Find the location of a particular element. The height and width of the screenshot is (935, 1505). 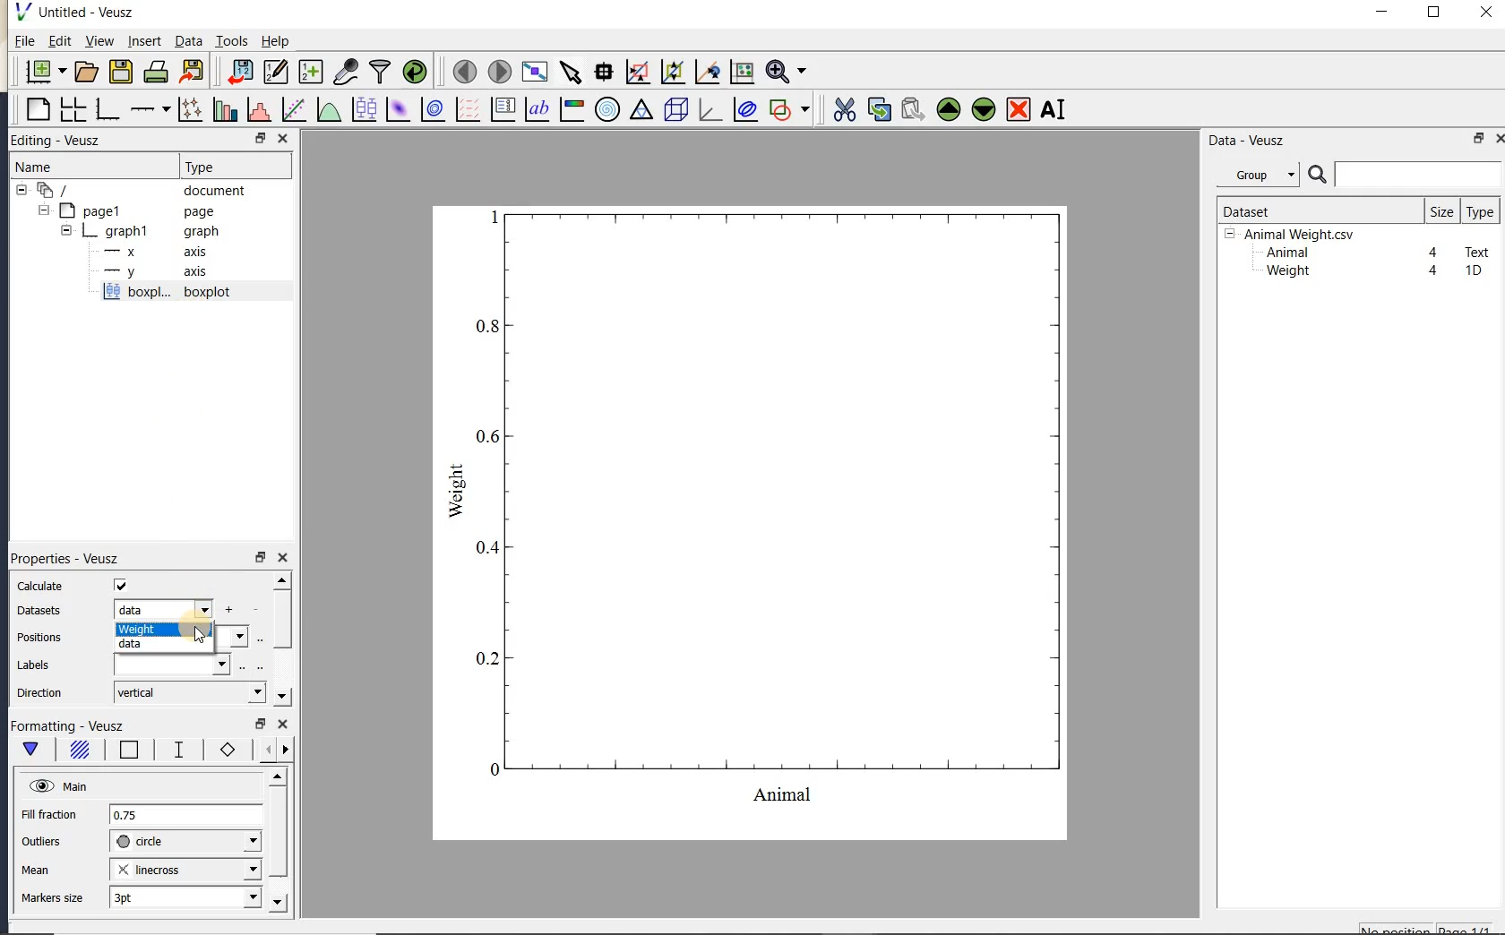

Weight is located at coordinates (1286, 272).